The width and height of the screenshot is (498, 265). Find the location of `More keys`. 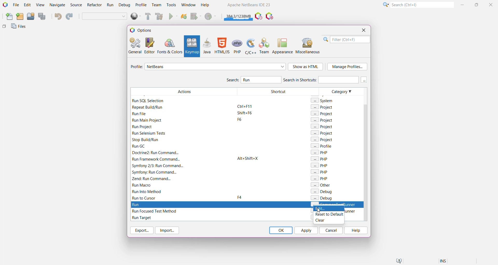

More keys is located at coordinates (364, 80).